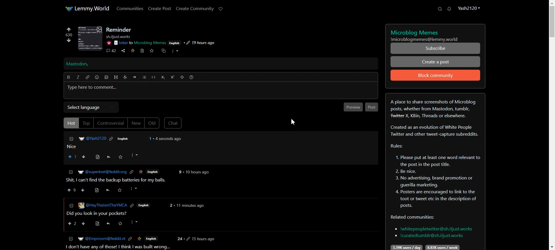 This screenshot has width=555, height=250. Describe the element at coordinates (90, 38) in the screenshot. I see `Profile picture` at that location.